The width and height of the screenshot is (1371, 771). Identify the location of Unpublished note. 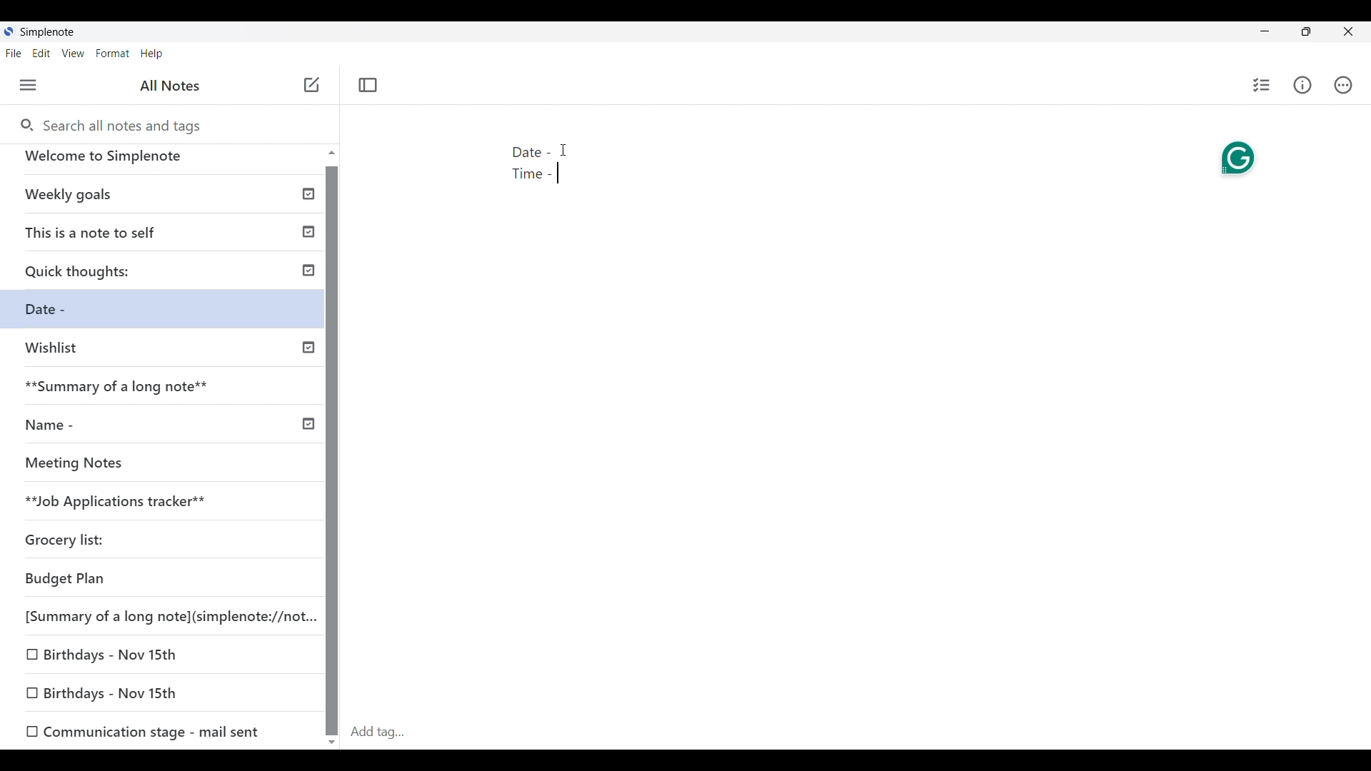
(62, 312).